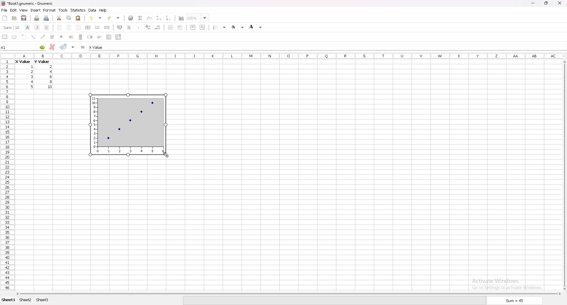  What do you see at coordinates (5, 36) in the screenshot?
I see `rectangle` at bounding box center [5, 36].